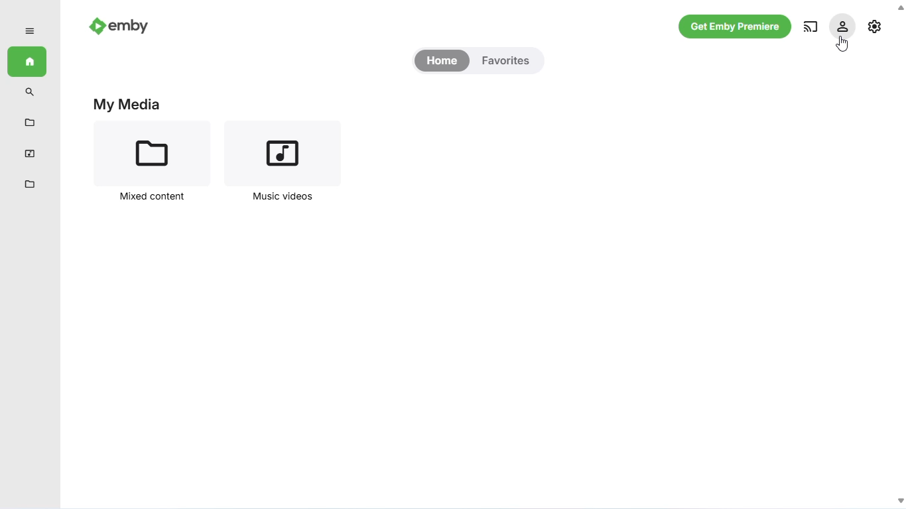  Describe the element at coordinates (30, 185) in the screenshot. I see `metadata manager` at that location.